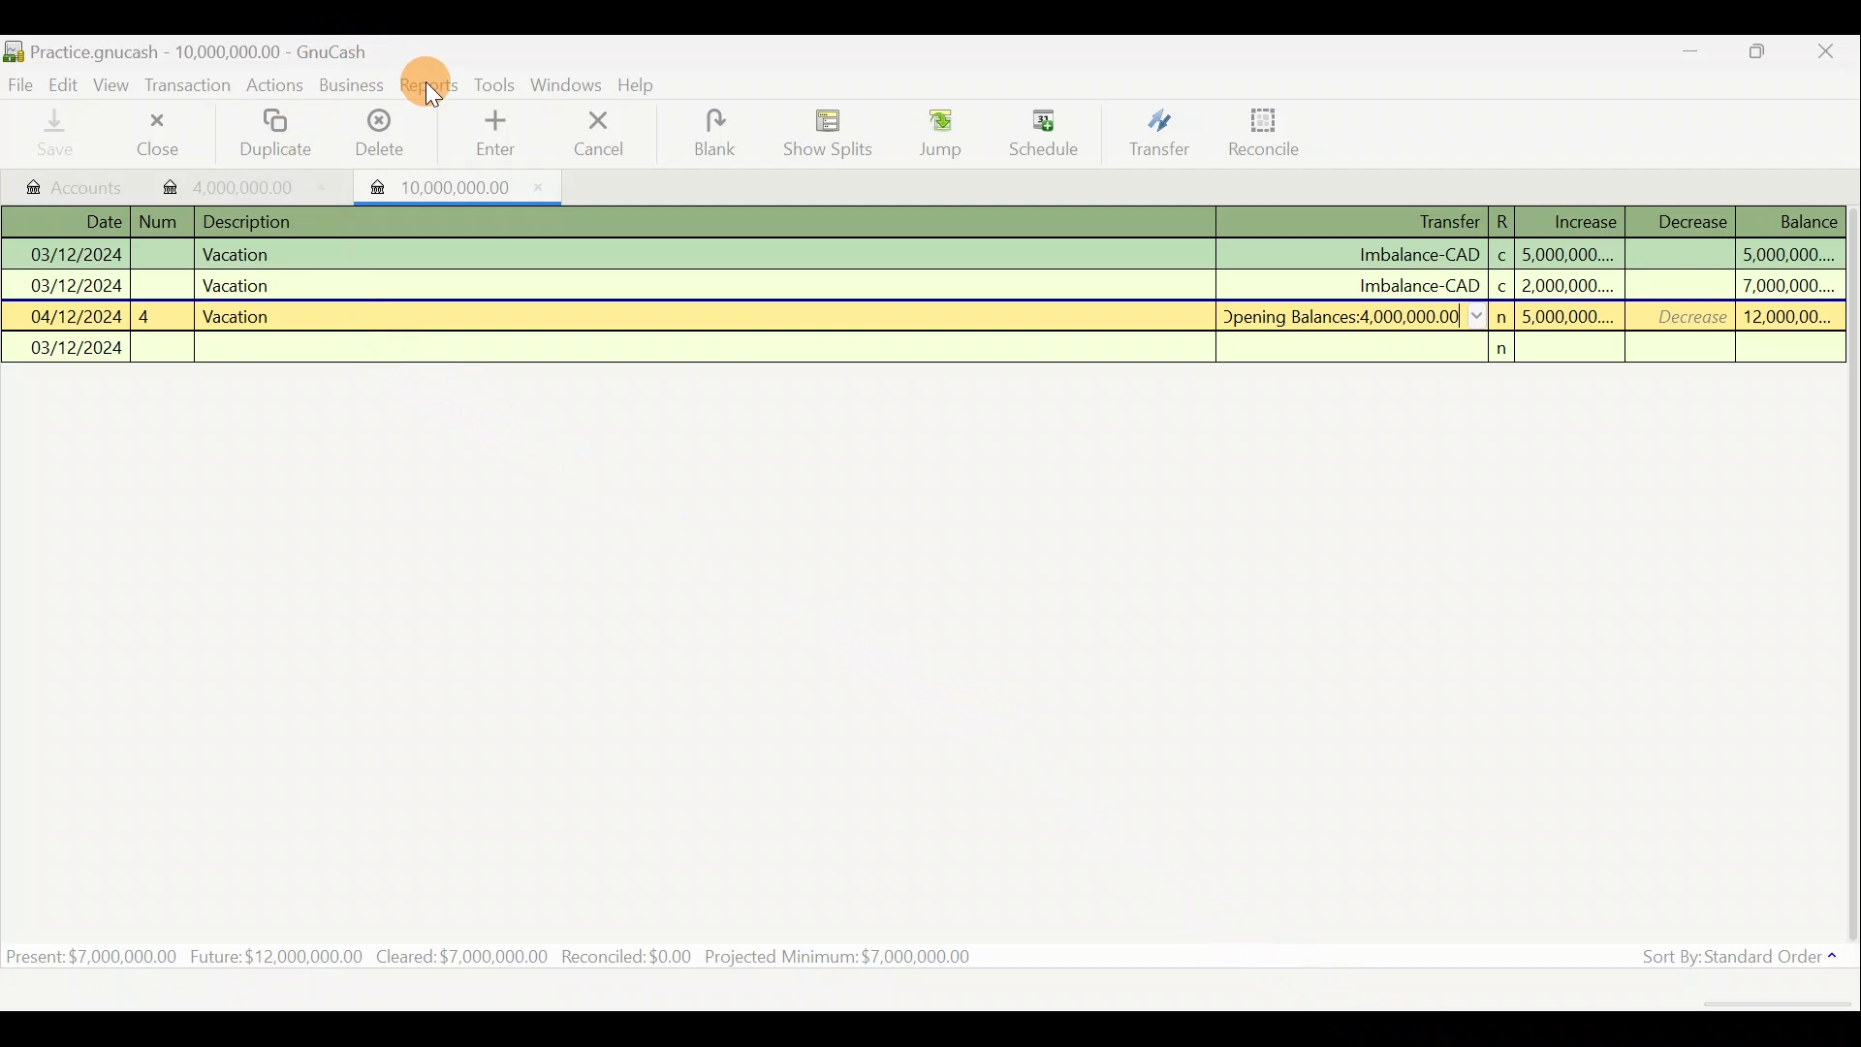 The height and width of the screenshot is (1047, 1861). I want to click on Business, so click(351, 83).